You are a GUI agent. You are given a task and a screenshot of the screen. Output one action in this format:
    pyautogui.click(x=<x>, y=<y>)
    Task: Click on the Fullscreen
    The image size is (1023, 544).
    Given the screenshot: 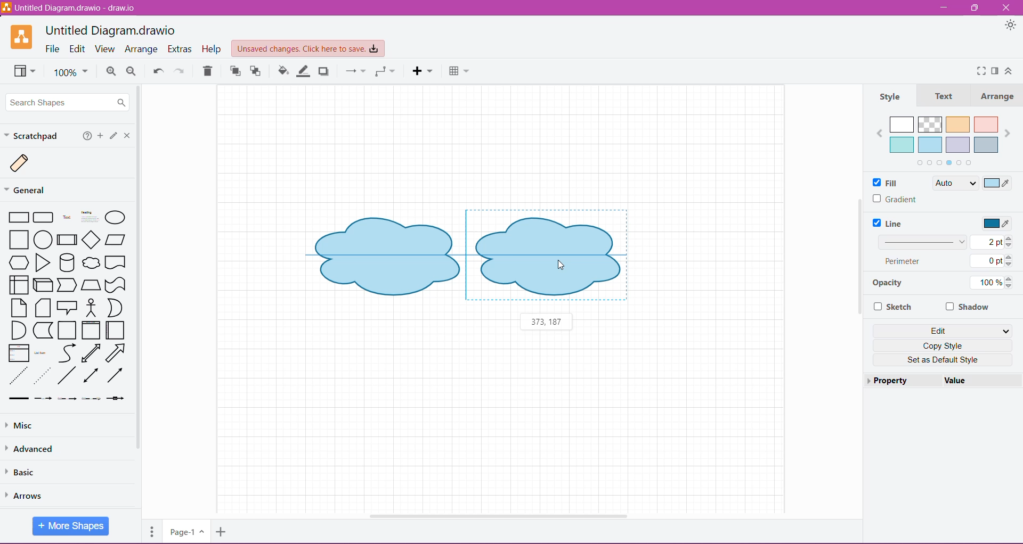 What is the action you would take?
    pyautogui.click(x=979, y=71)
    